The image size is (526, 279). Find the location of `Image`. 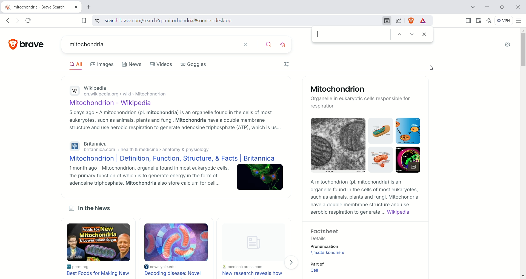

Image is located at coordinates (252, 244).